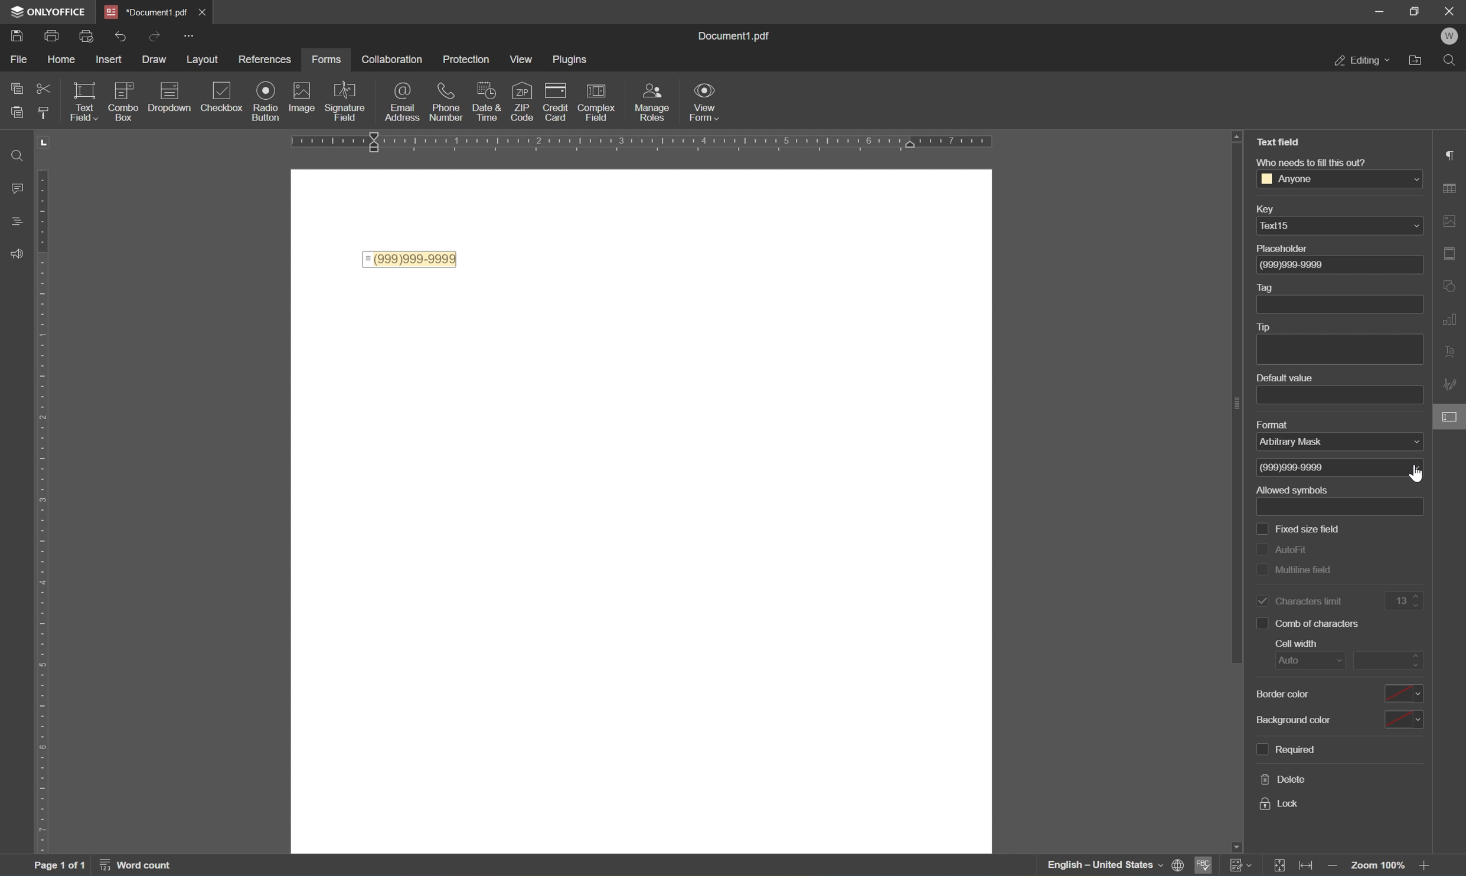  What do you see at coordinates (600, 101) in the screenshot?
I see `complex field` at bounding box center [600, 101].